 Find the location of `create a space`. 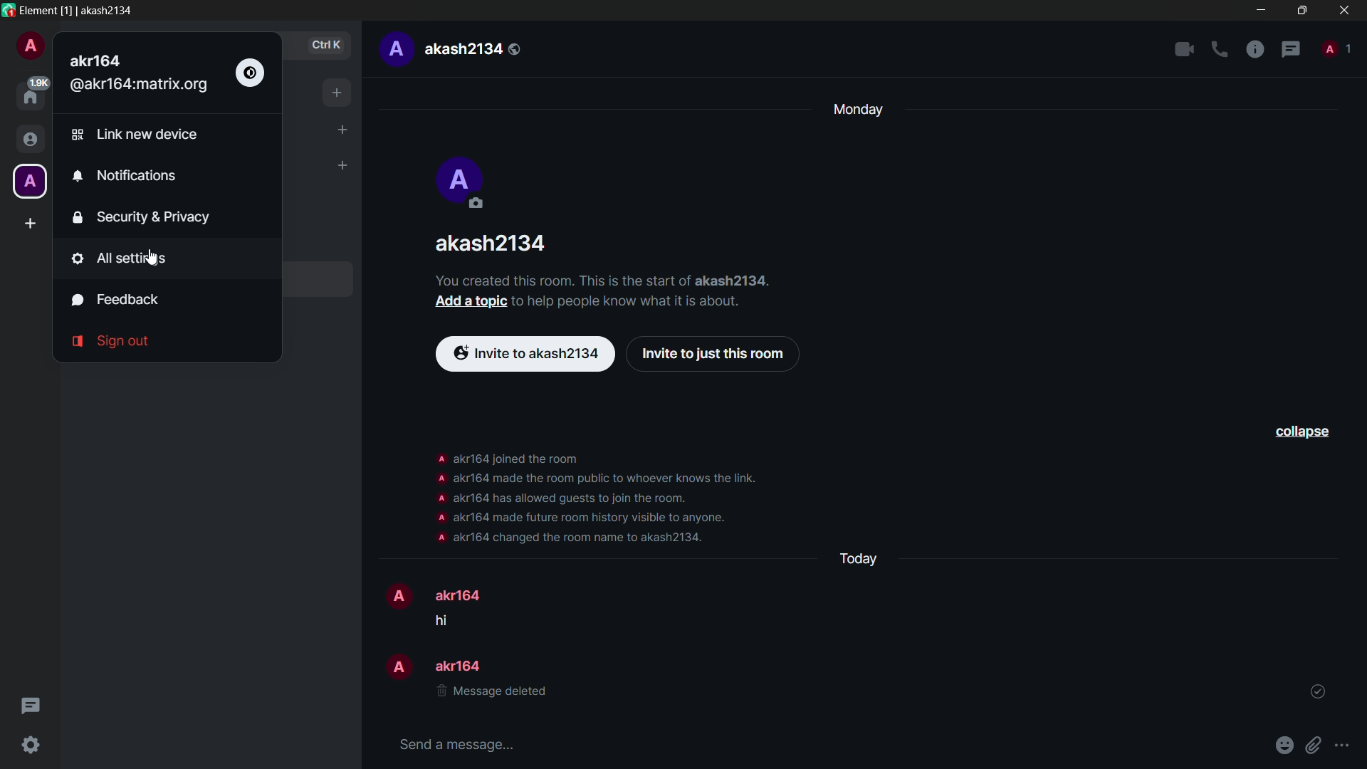

create a space is located at coordinates (31, 224).